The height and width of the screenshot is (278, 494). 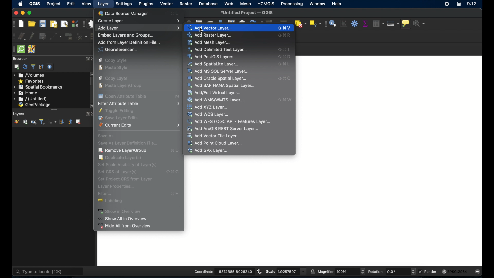 What do you see at coordinates (240, 85) in the screenshot?
I see `Add SAP HANA Spatial Layer...` at bounding box center [240, 85].